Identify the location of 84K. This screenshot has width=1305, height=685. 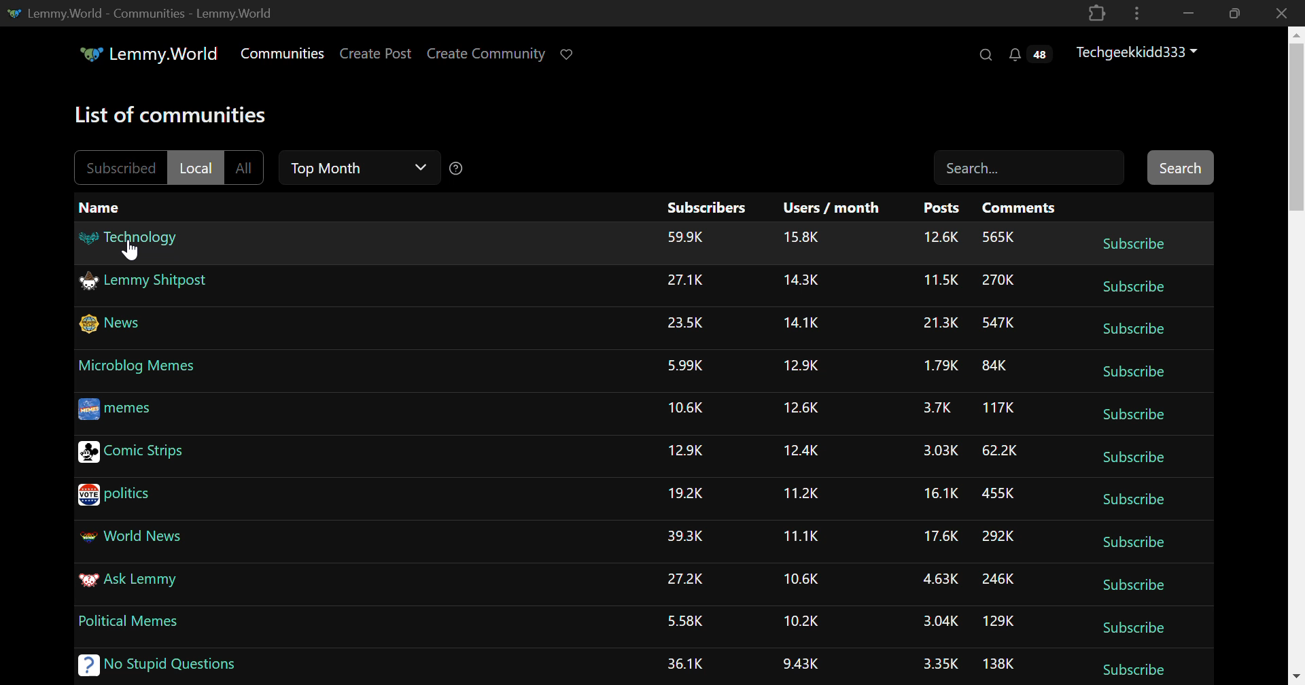
(994, 364).